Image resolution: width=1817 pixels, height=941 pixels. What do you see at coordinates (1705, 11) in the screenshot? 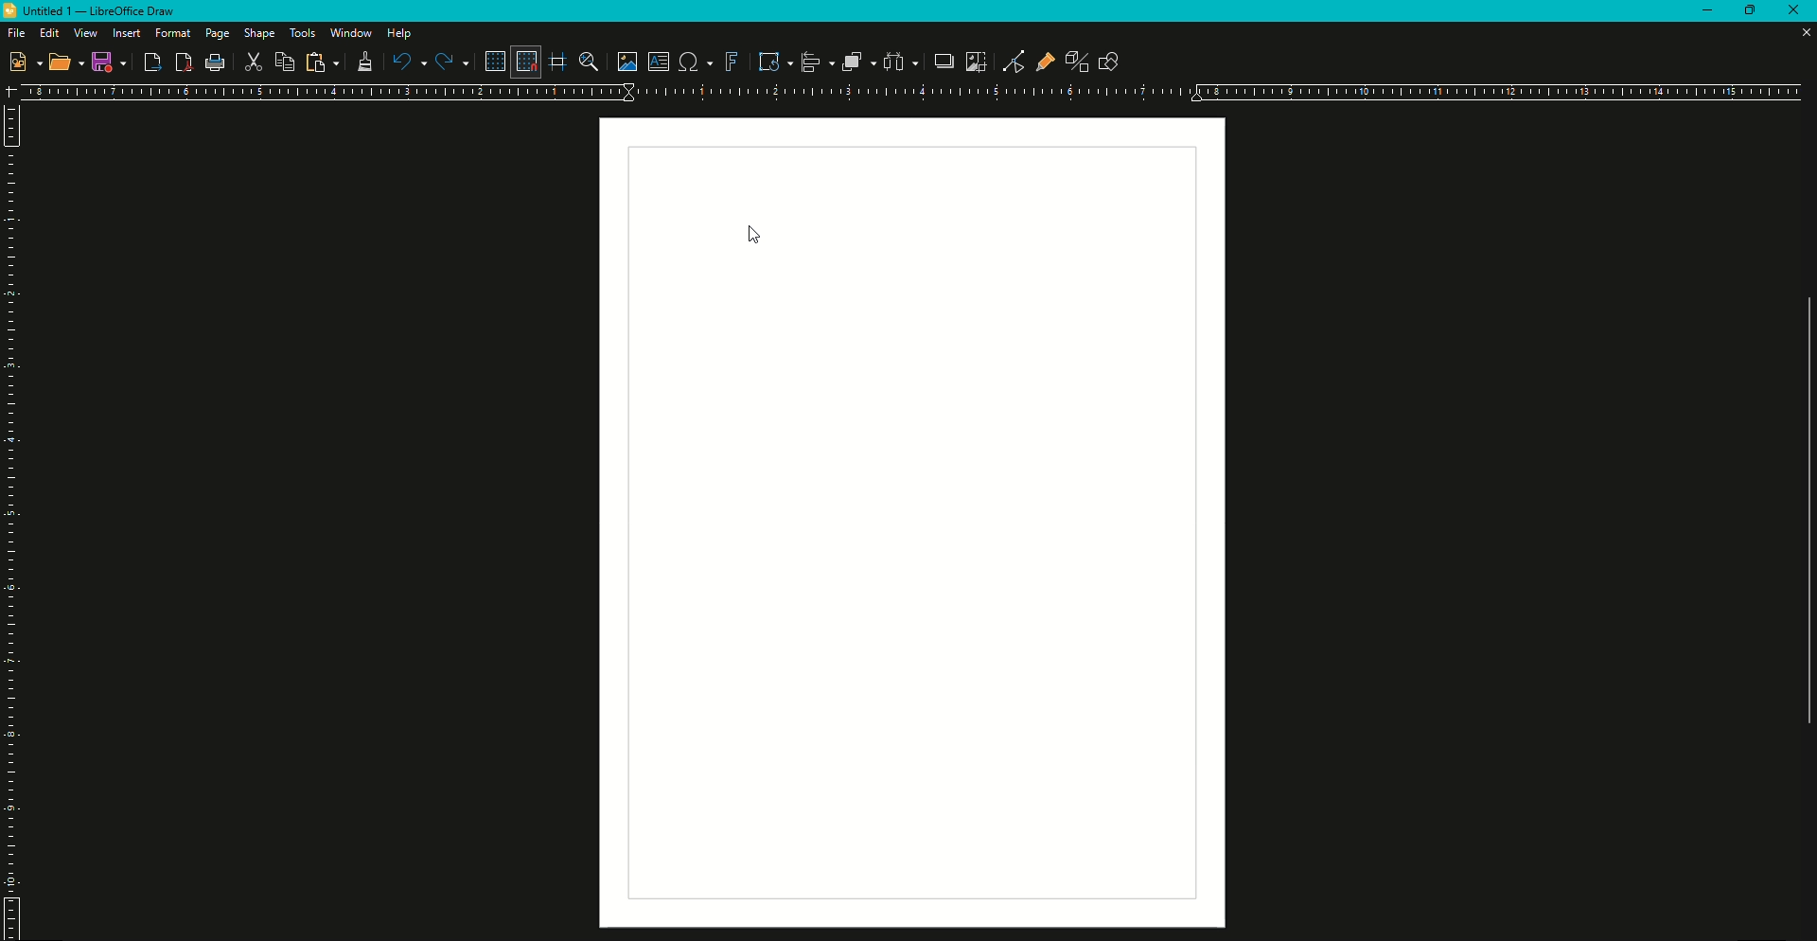
I see `Minimize` at bounding box center [1705, 11].